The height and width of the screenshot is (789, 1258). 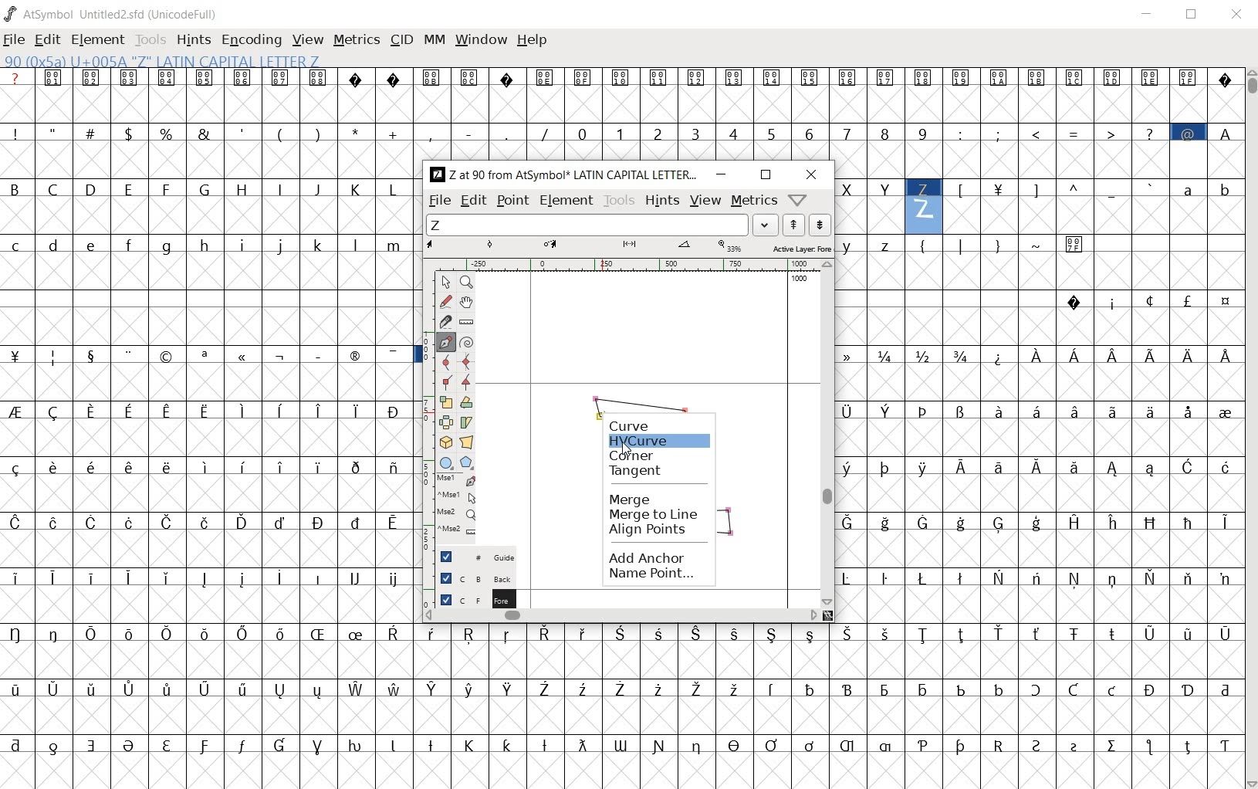 What do you see at coordinates (1150, 16) in the screenshot?
I see `minimize` at bounding box center [1150, 16].